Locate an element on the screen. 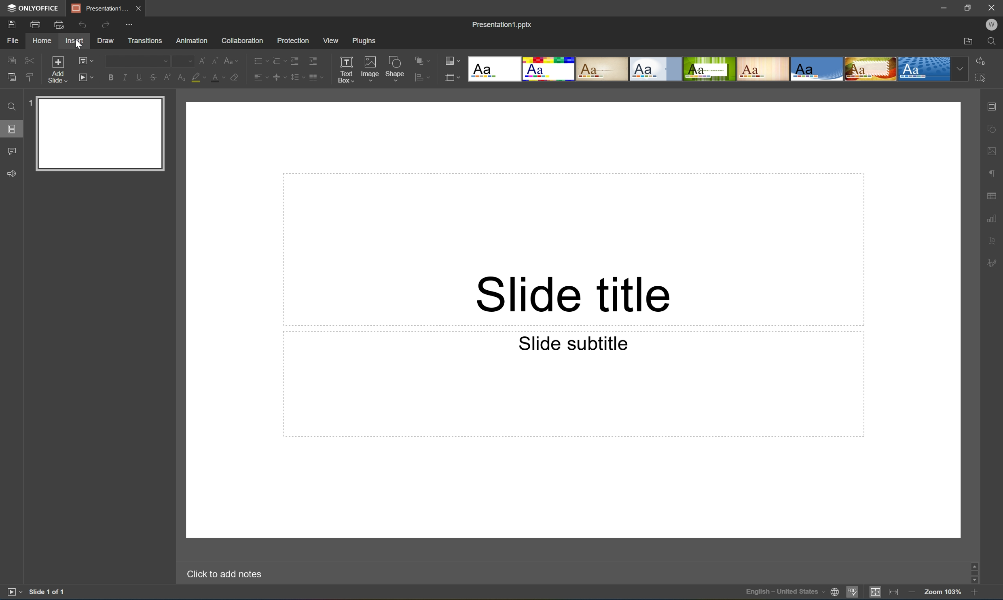 The image size is (1003, 600). Save is located at coordinates (11, 24).